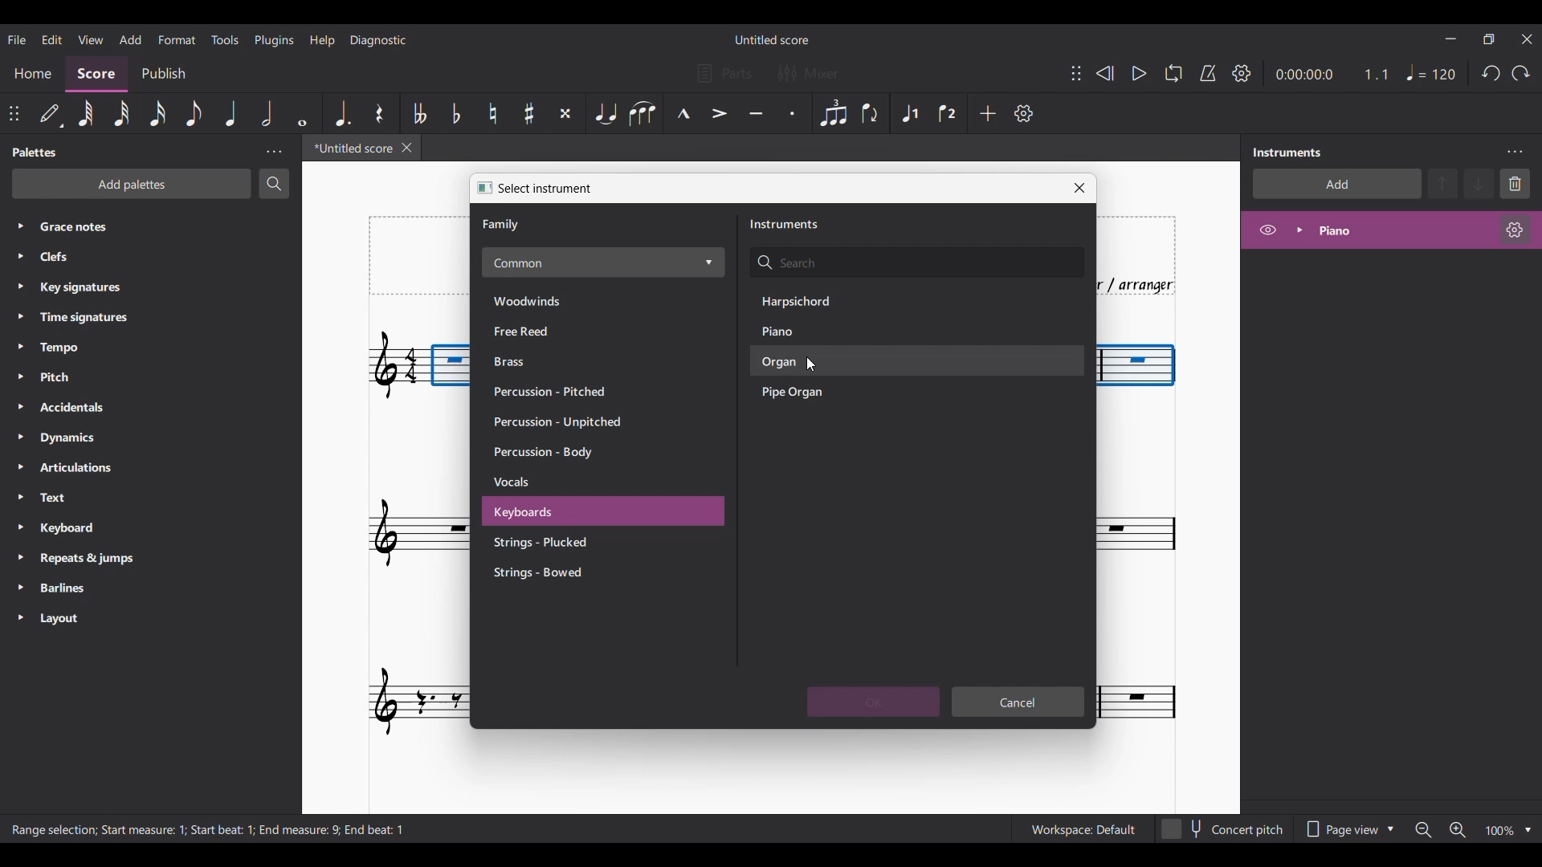 The image size is (1542, 867). Describe the element at coordinates (529, 112) in the screenshot. I see `Toggle sharp` at that location.